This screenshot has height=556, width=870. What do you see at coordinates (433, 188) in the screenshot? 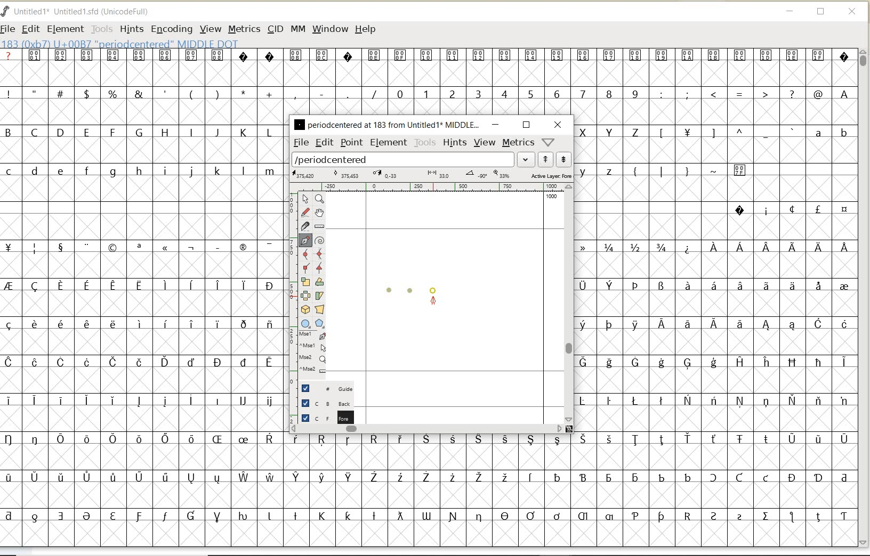
I see `ruler` at bounding box center [433, 188].